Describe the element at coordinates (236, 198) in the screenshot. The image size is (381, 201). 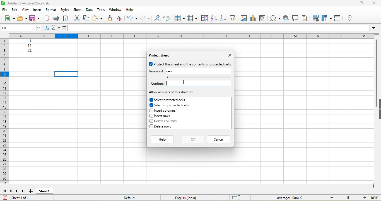
I see `standard selection` at that location.